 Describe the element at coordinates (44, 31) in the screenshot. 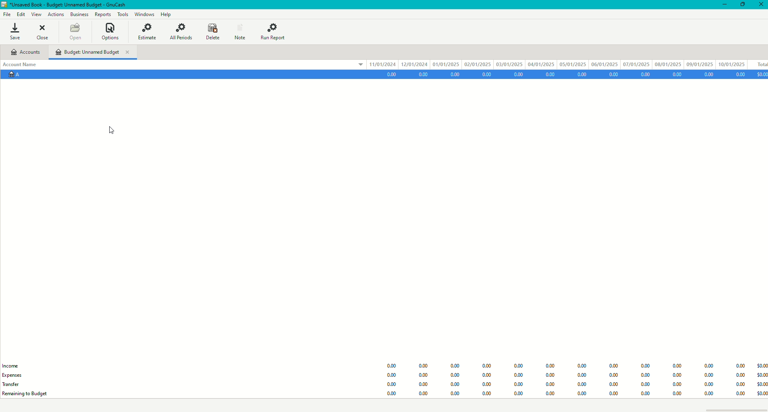

I see `Close` at that location.